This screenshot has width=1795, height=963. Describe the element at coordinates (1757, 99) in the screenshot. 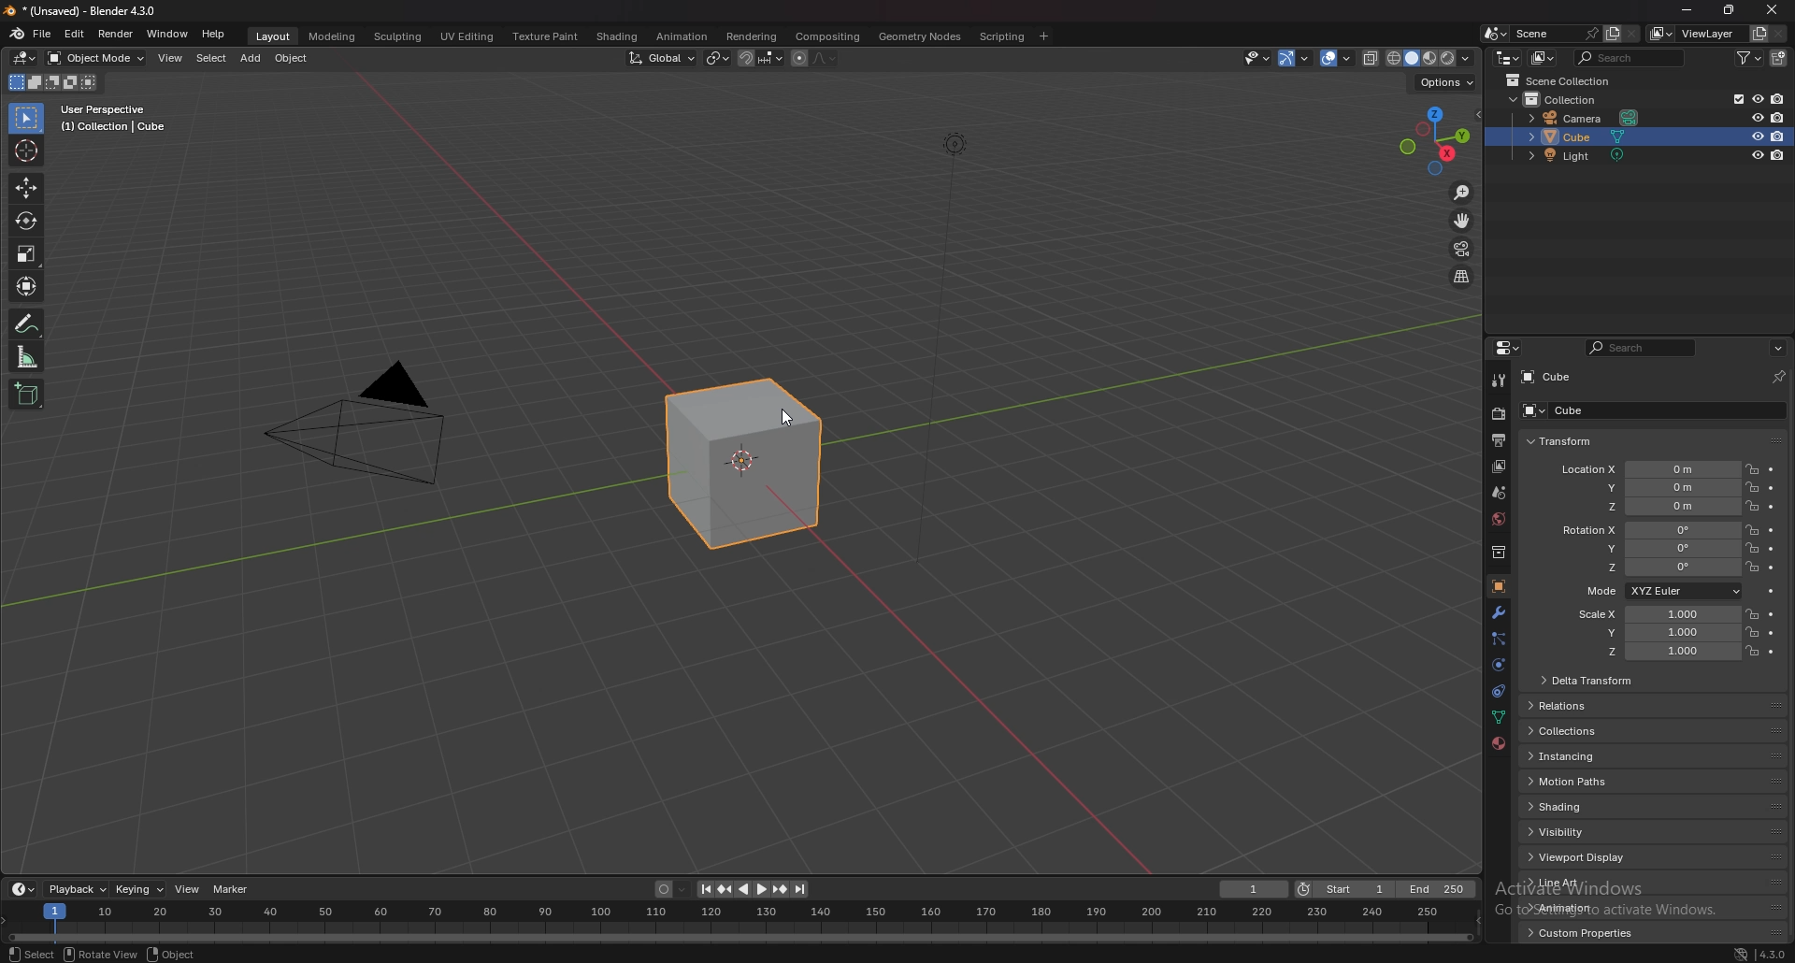

I see `hide in viewport` at that location.